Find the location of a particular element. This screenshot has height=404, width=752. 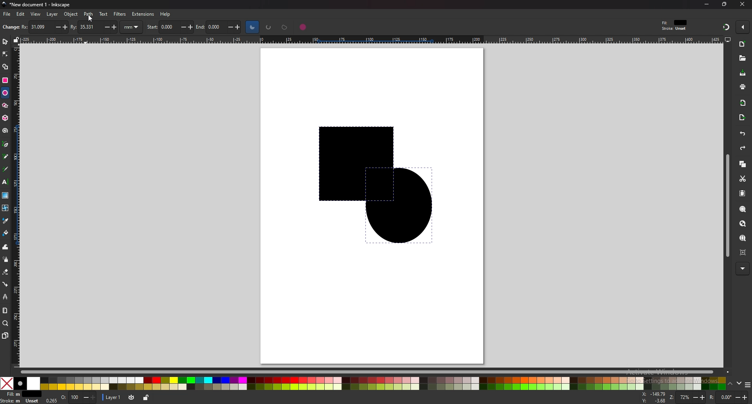

shapes is located at coordinates (367, 185).